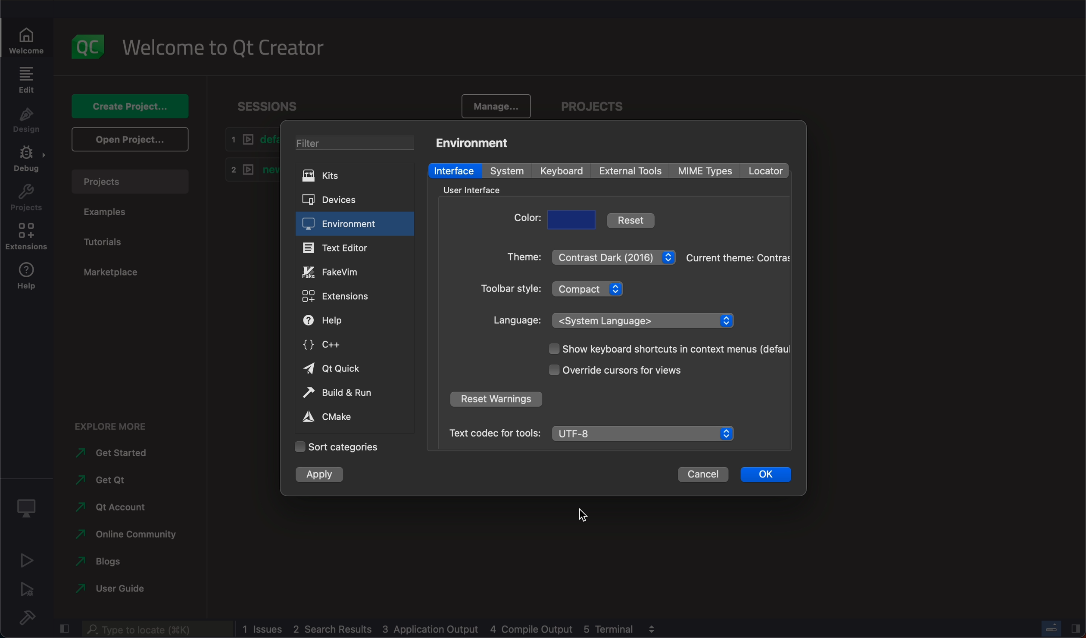 The width and height of the screenshot is (1086, 638). Describe the element at coordinates (520, 259) in the screenshot. I see `theme` at that location.